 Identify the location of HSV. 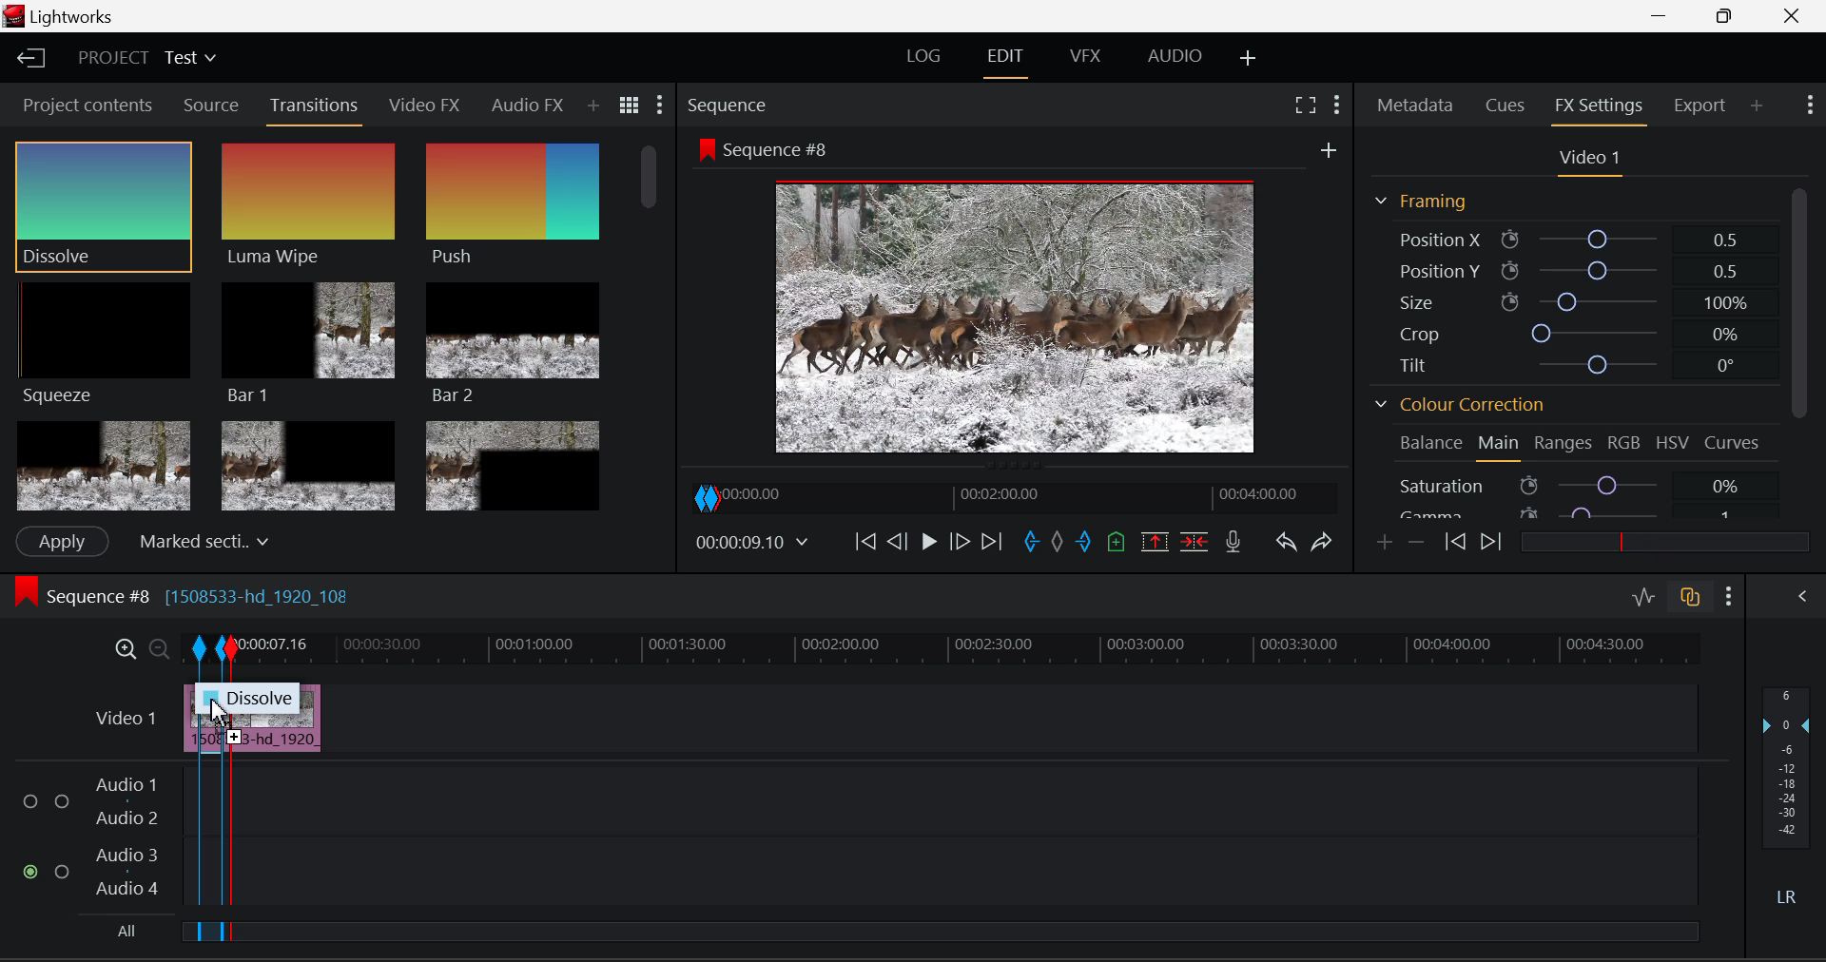
(1671, 445).